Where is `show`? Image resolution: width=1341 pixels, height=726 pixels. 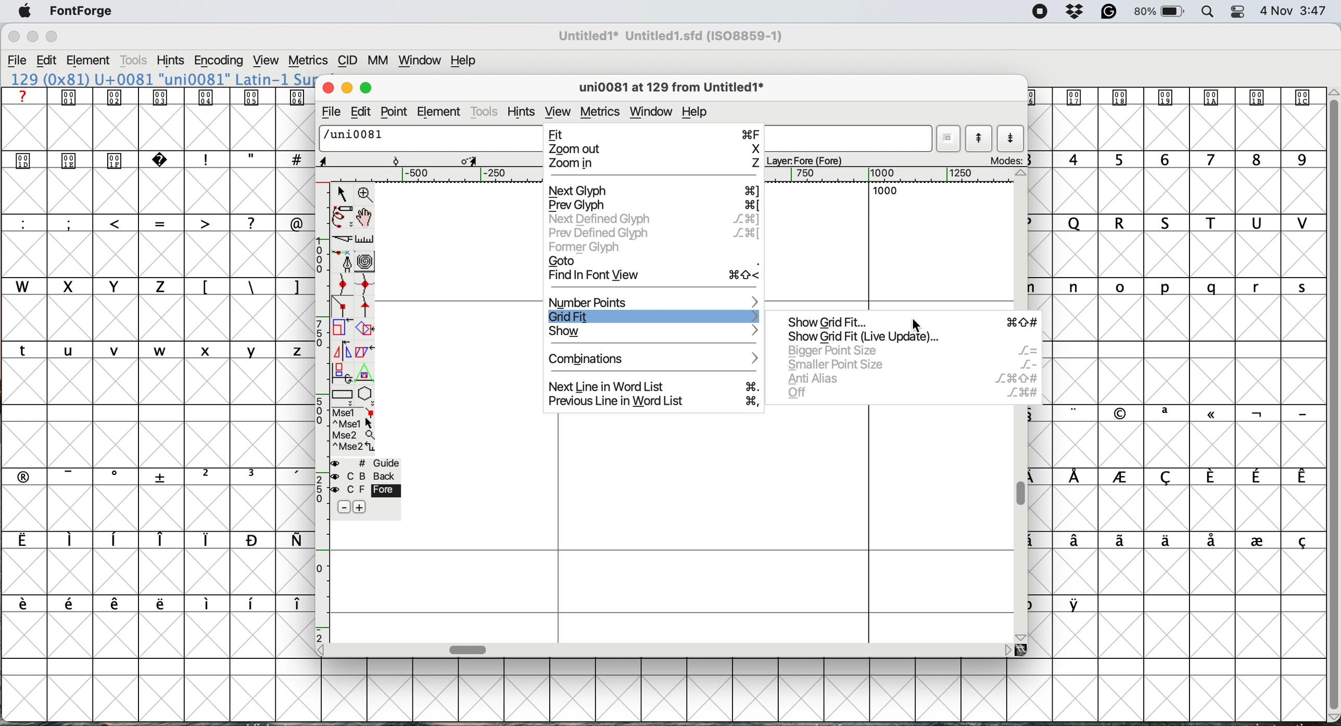 show is located at coordinates (654, 332).